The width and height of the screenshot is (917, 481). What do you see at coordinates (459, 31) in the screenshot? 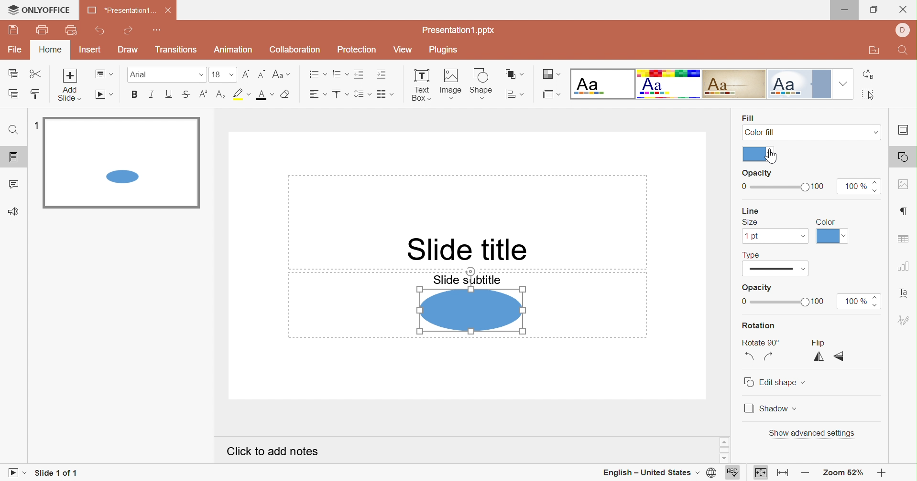
I see `Presentation1.pptx` at bounding box center [459, 31].